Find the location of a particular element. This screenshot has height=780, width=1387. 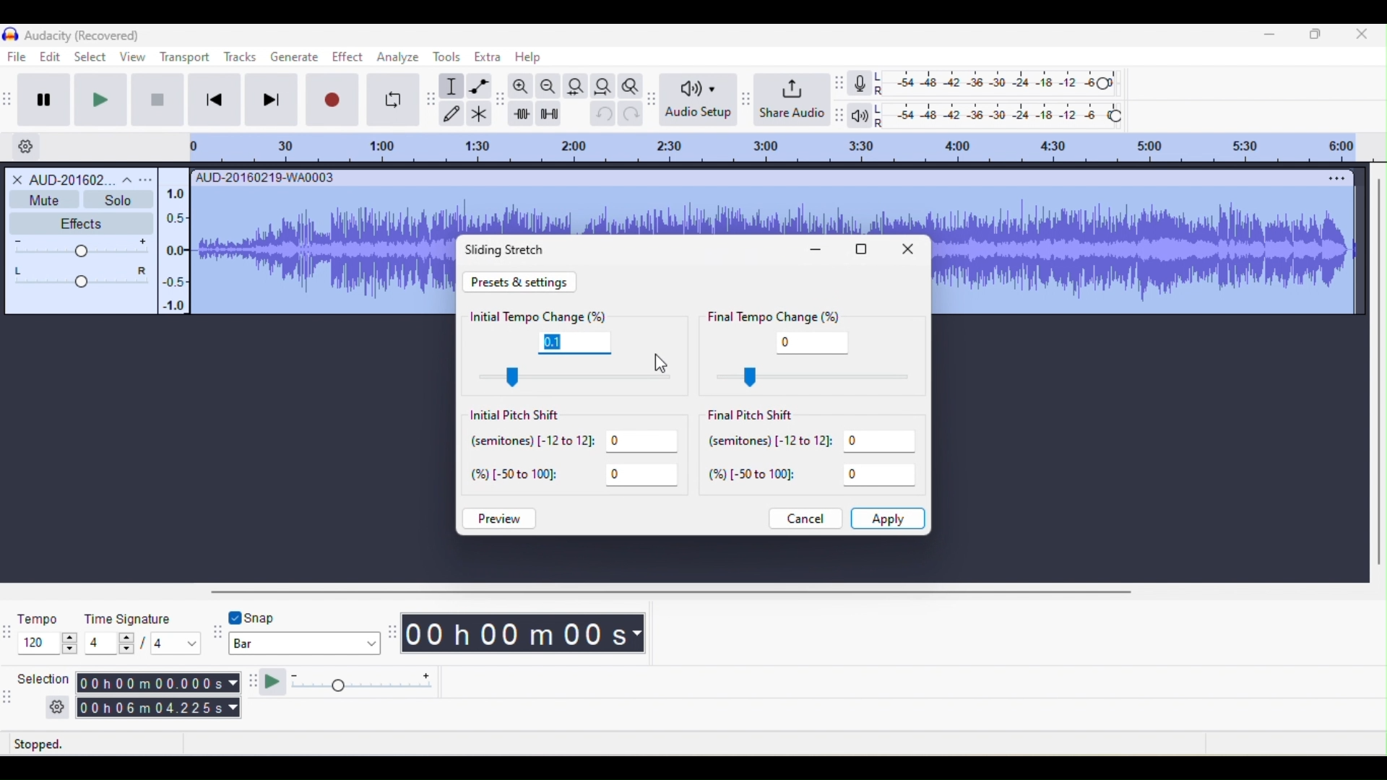

audacity edit toolbar is located at coordinates (501, 101).